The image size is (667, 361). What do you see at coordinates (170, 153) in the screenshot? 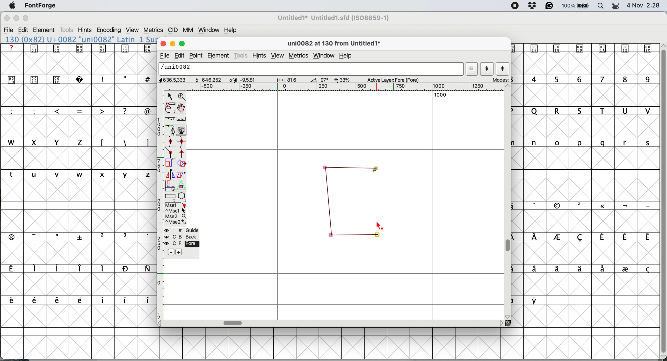
I see `add a corner point` at bounding box center [170, 153].